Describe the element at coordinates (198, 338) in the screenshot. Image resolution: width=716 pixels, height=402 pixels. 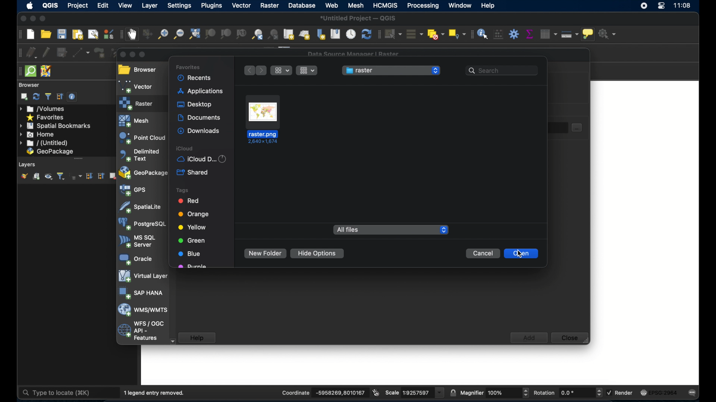
I see `help` at that location.